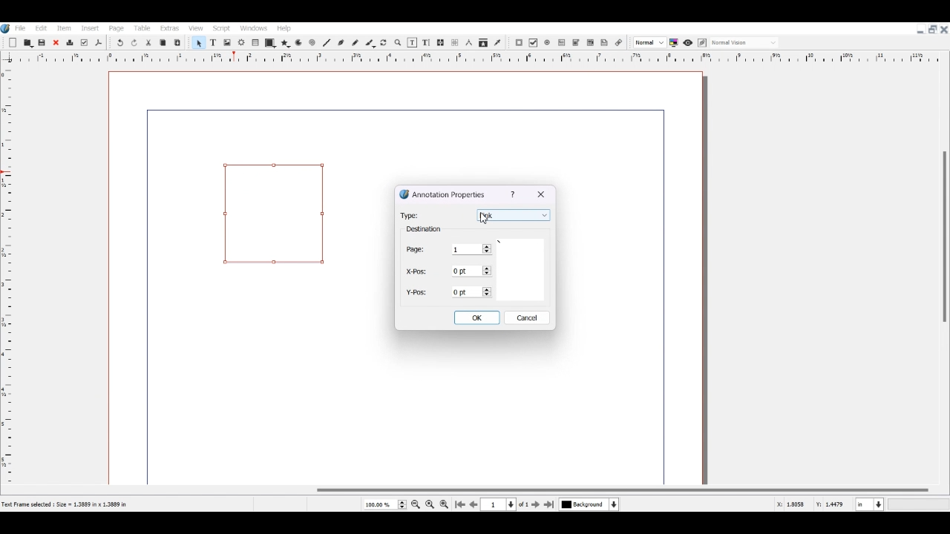  Describe the element at coordinates (84, 43) in the screenshot. I see `Preflight verifier` at that location.